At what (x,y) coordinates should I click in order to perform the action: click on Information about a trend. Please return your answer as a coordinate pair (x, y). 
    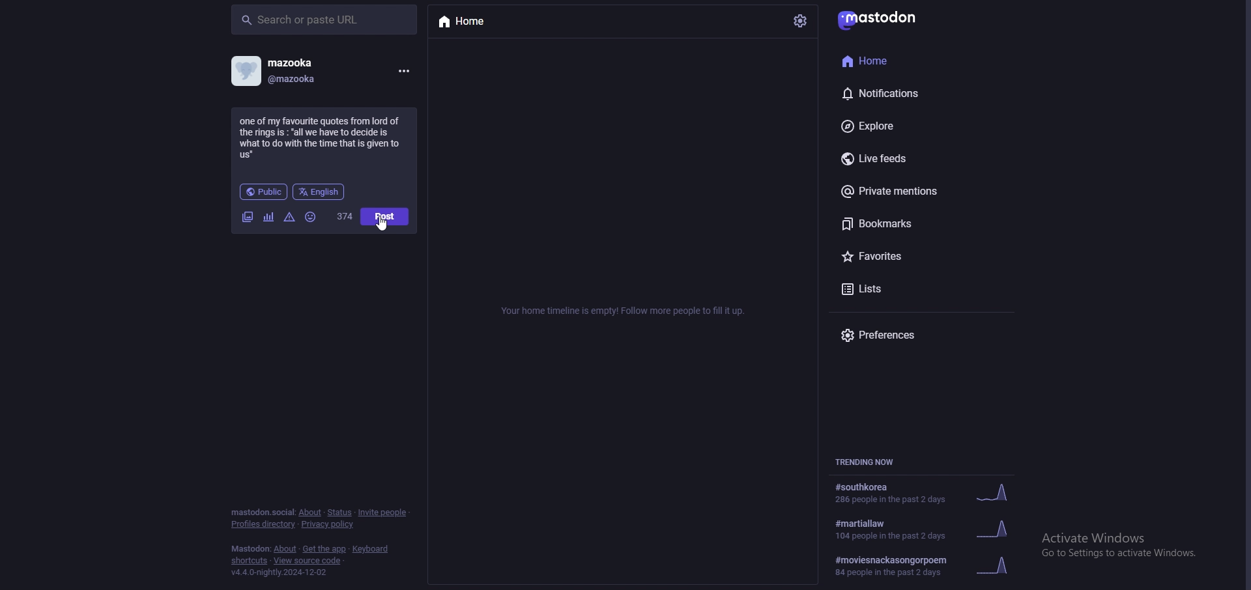
    Looking at the image, I should click on (930, 568).